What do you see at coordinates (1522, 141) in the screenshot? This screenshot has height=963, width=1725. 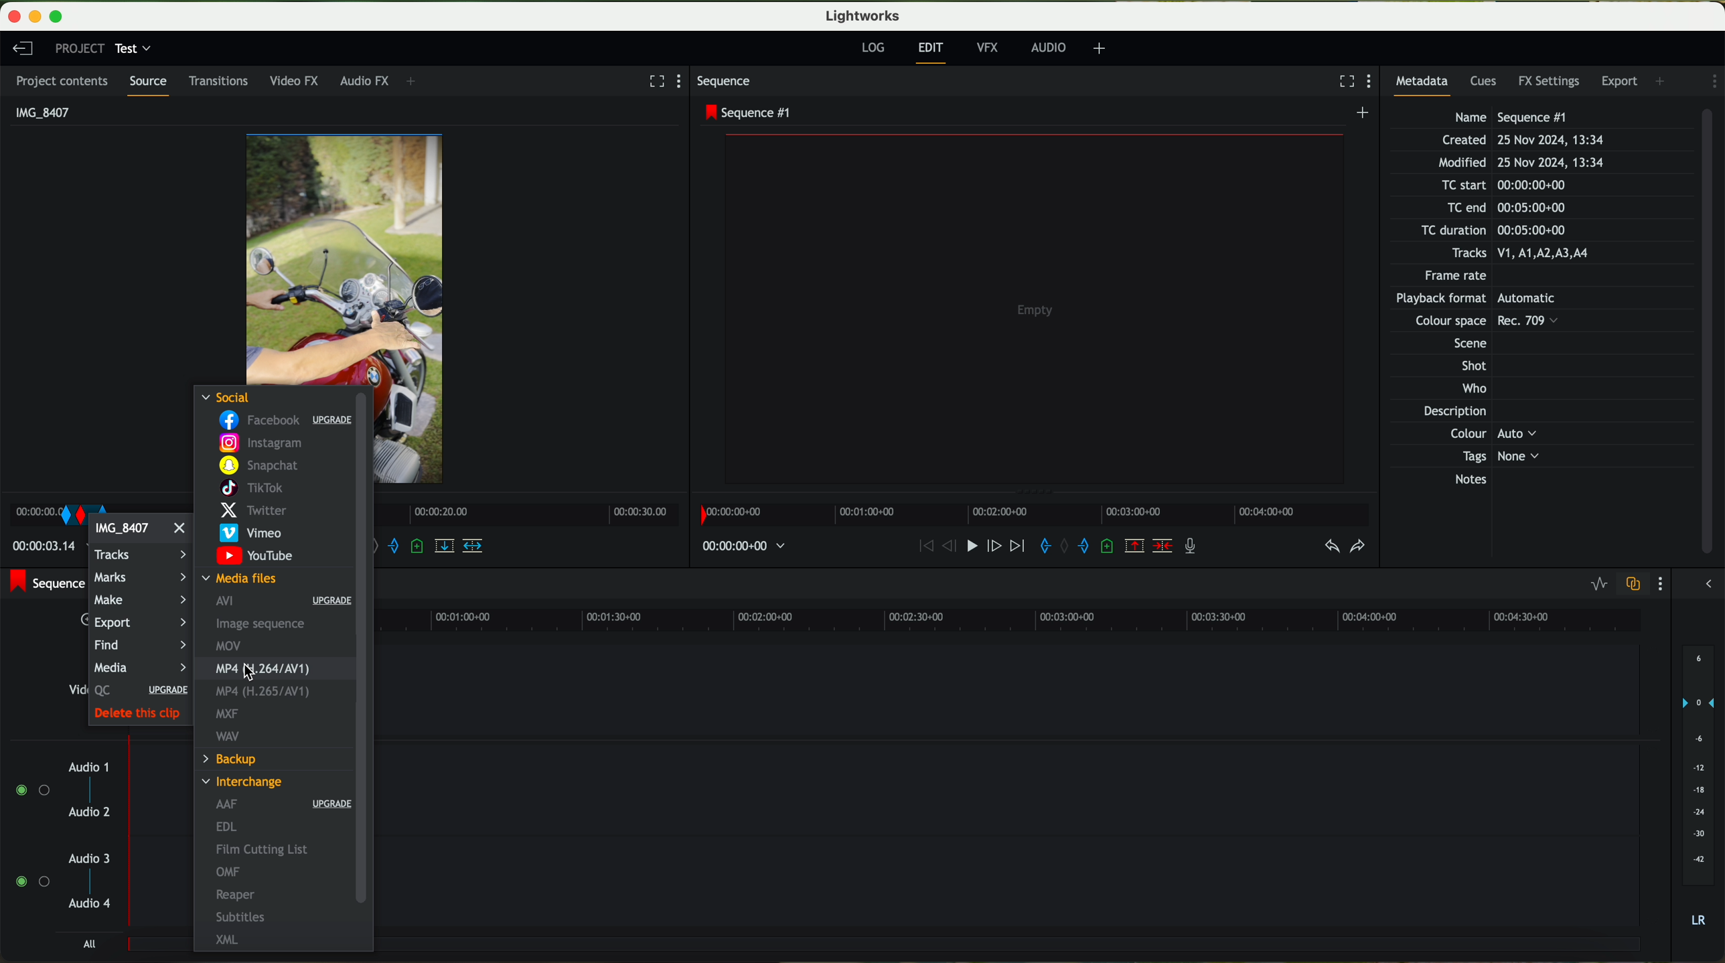 I see `Created` at bounding box center [1522, 141].